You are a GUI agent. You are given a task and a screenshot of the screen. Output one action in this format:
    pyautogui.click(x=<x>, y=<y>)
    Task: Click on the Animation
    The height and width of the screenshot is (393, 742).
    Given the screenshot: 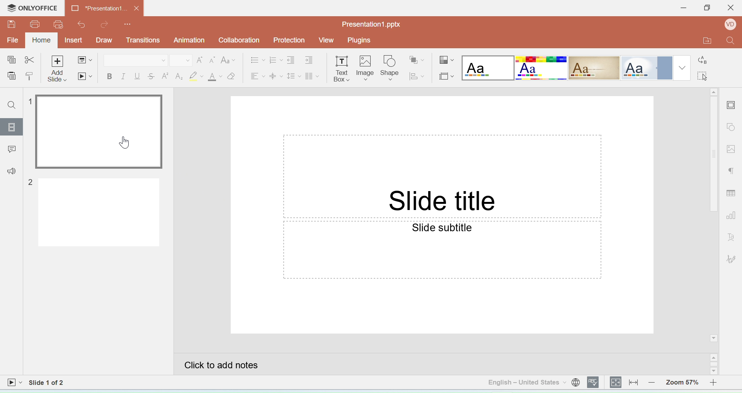 What is the action you would take?
    pyautogui.click(x=190, y=40)
    